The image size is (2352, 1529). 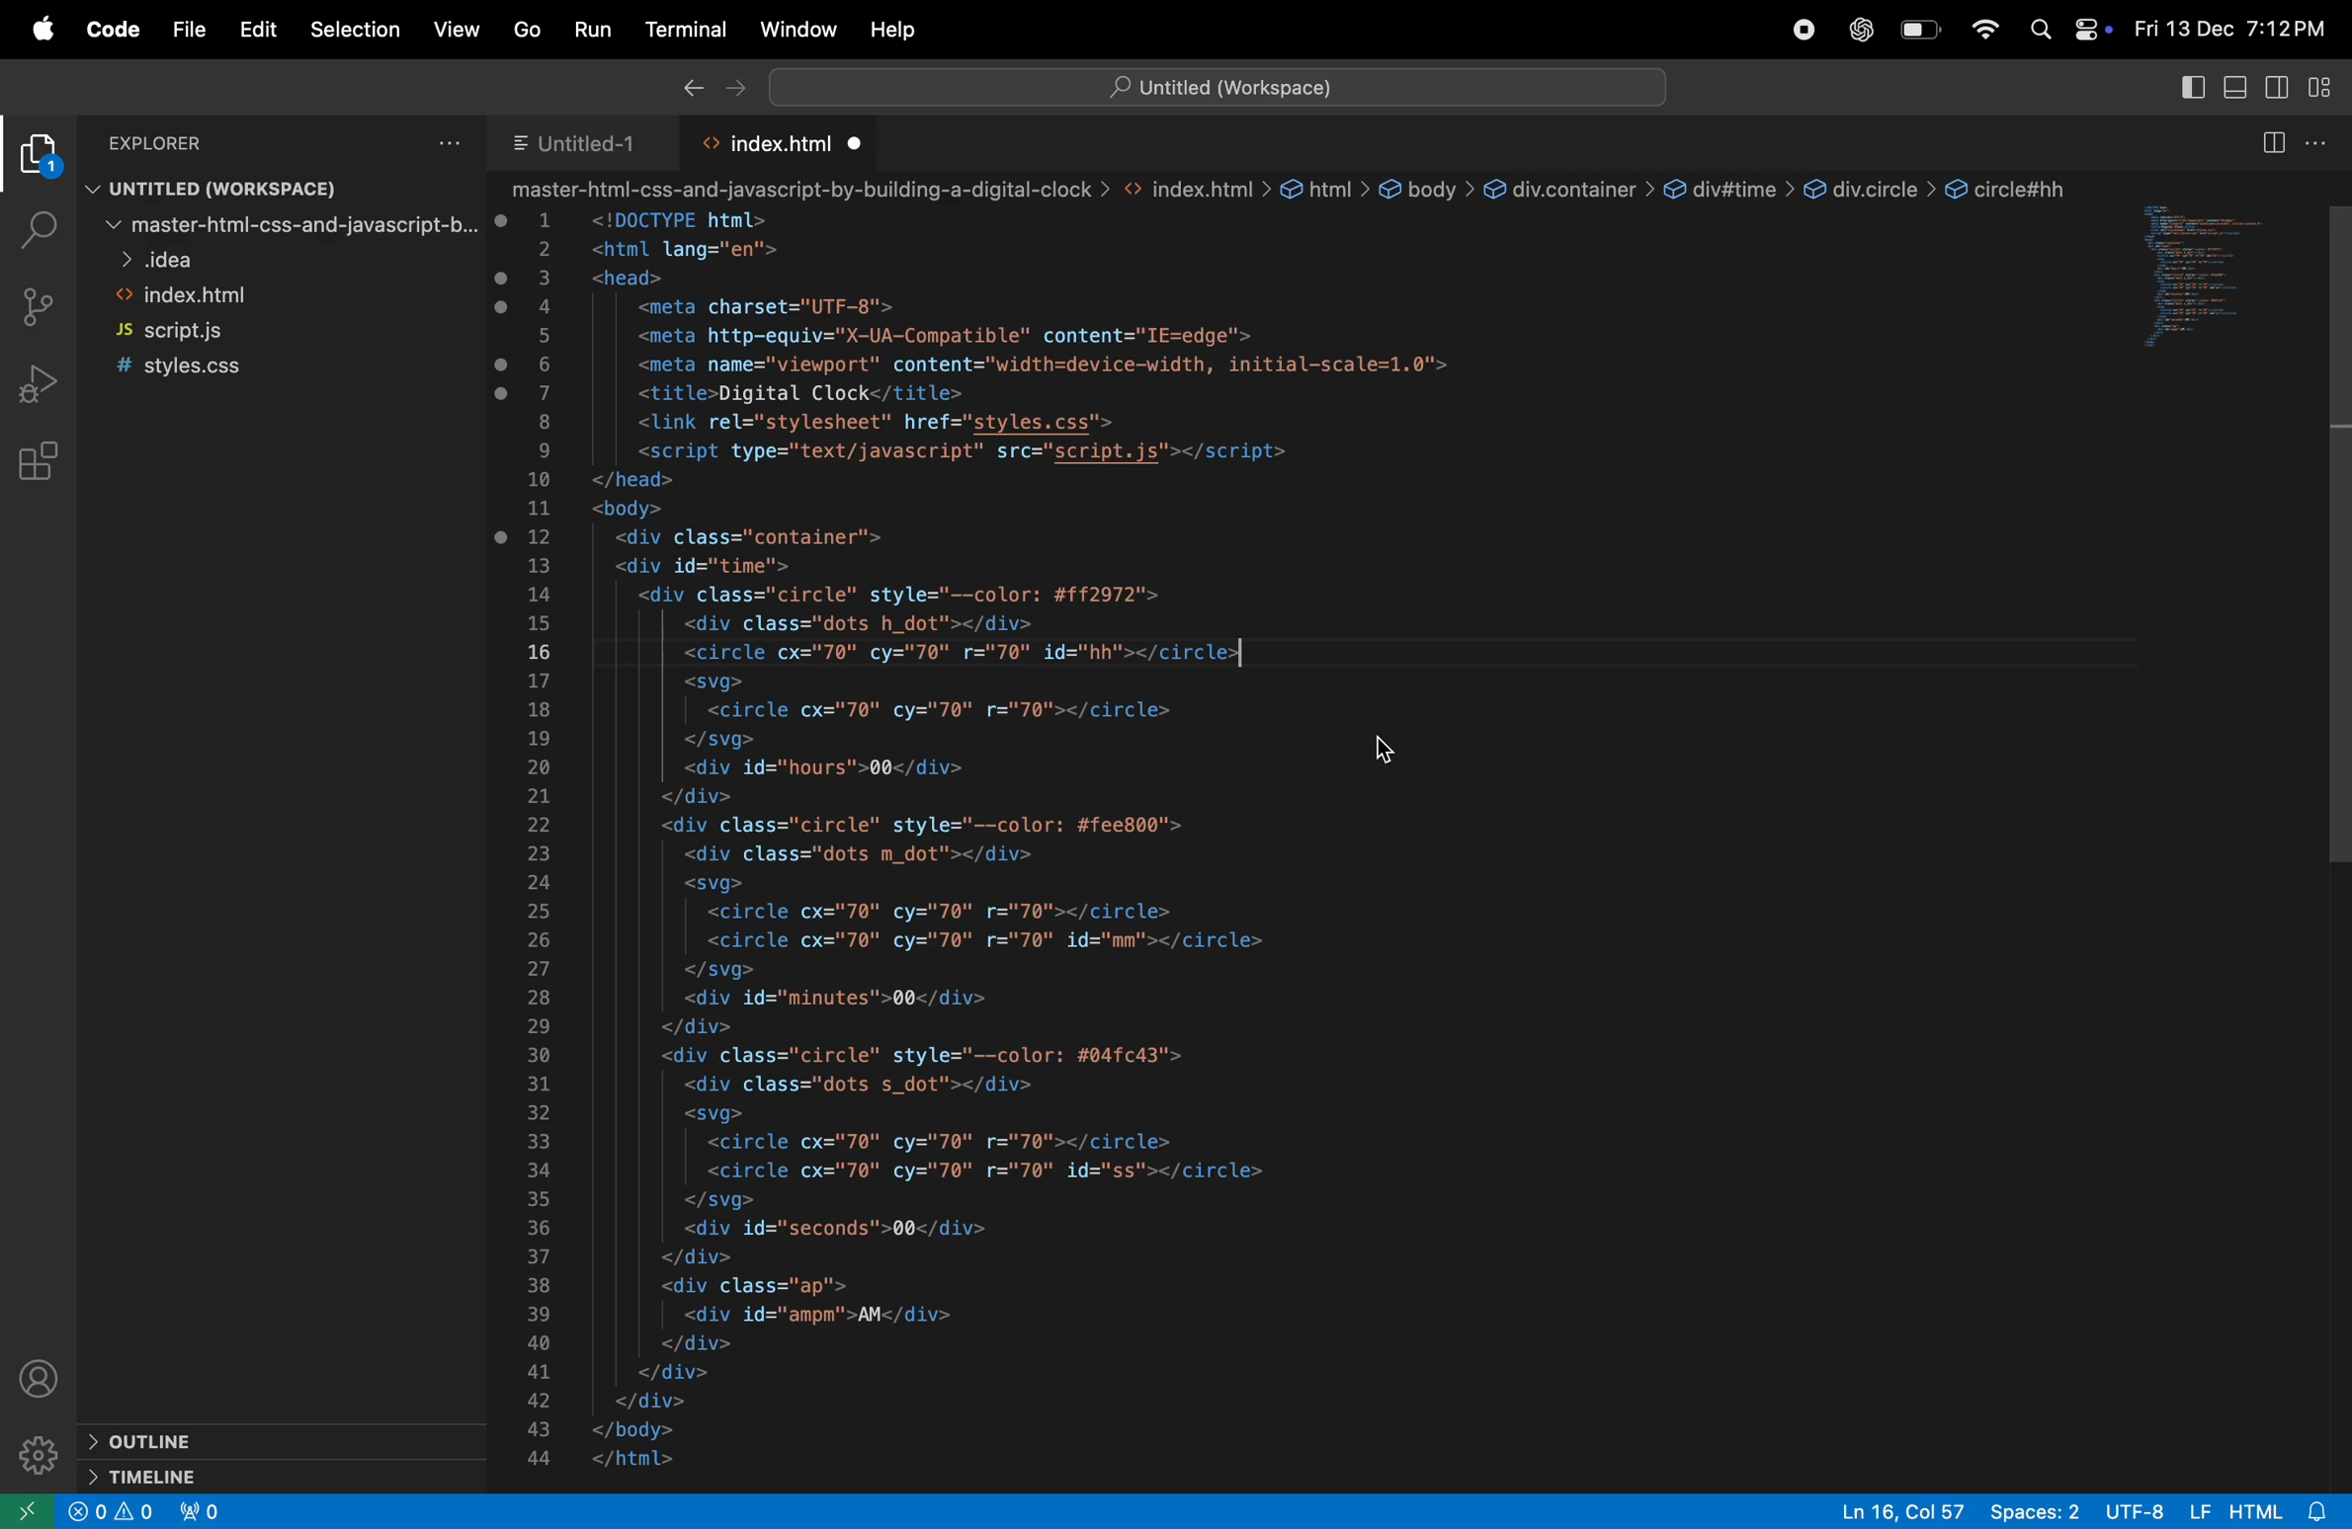 What do you see at coordinates (1863, 30) in the screenshot?
I see `chatgpt` at bounding box center [1863, 30].